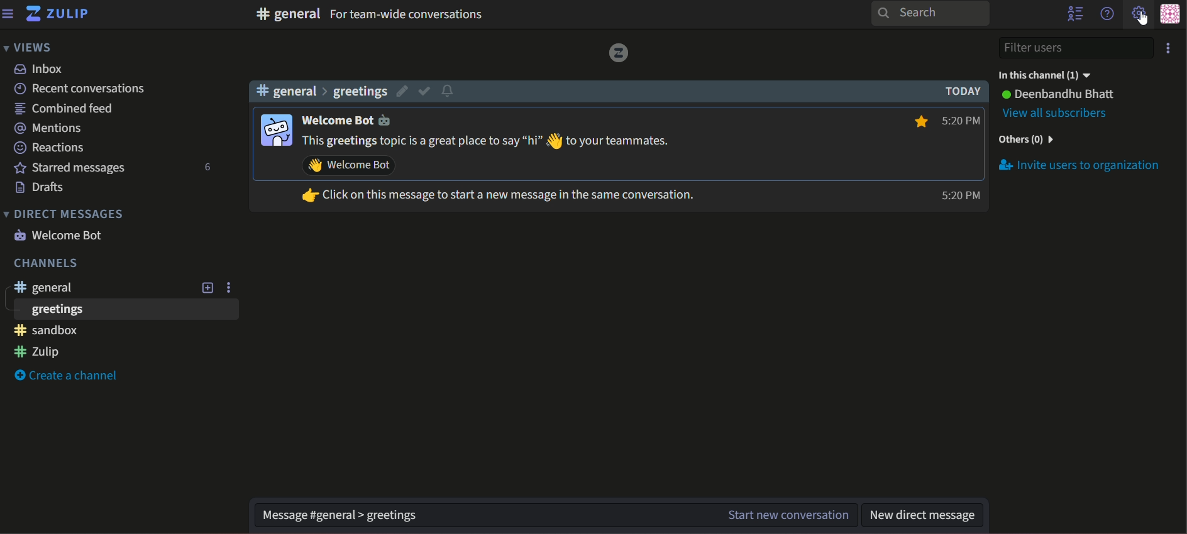 The height and width of the screenshot is (534, 1187). What do you see at coordinates (1074, 15) in the screenshot?
I see `options` at bounding box center [1074, 15].